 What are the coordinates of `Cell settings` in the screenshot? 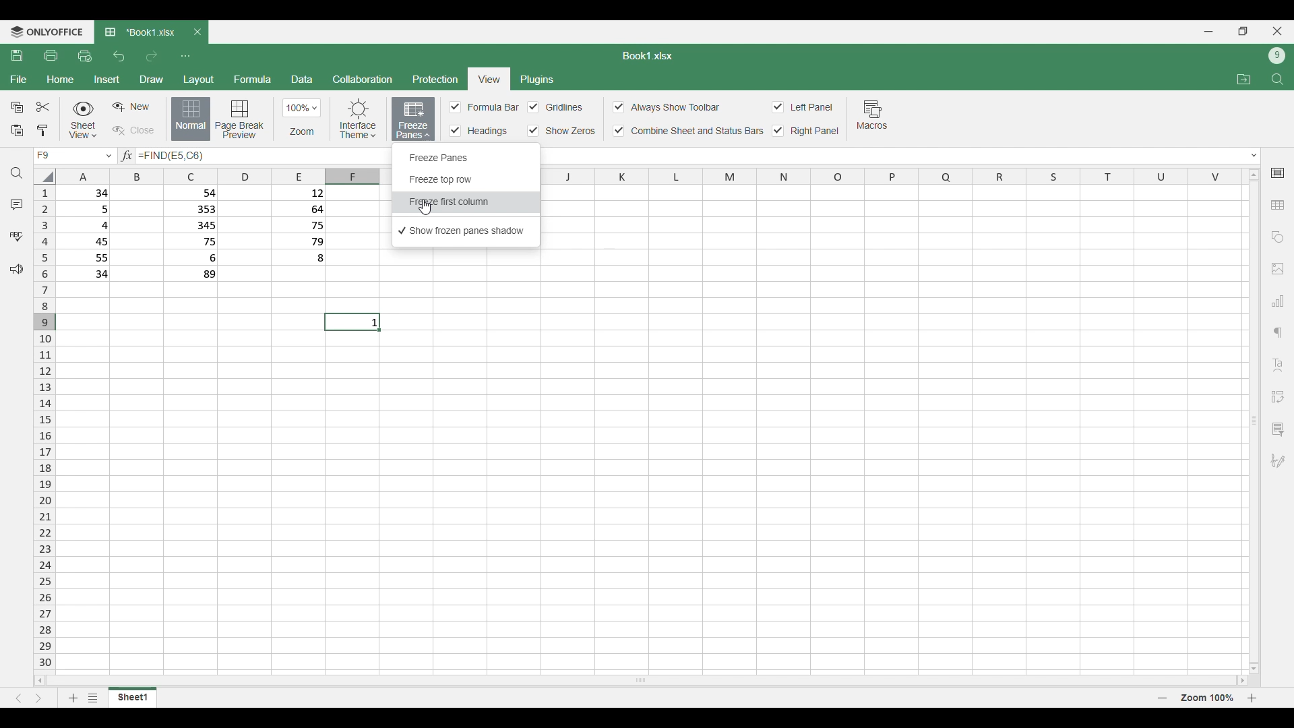 It's located at (1278, 173).